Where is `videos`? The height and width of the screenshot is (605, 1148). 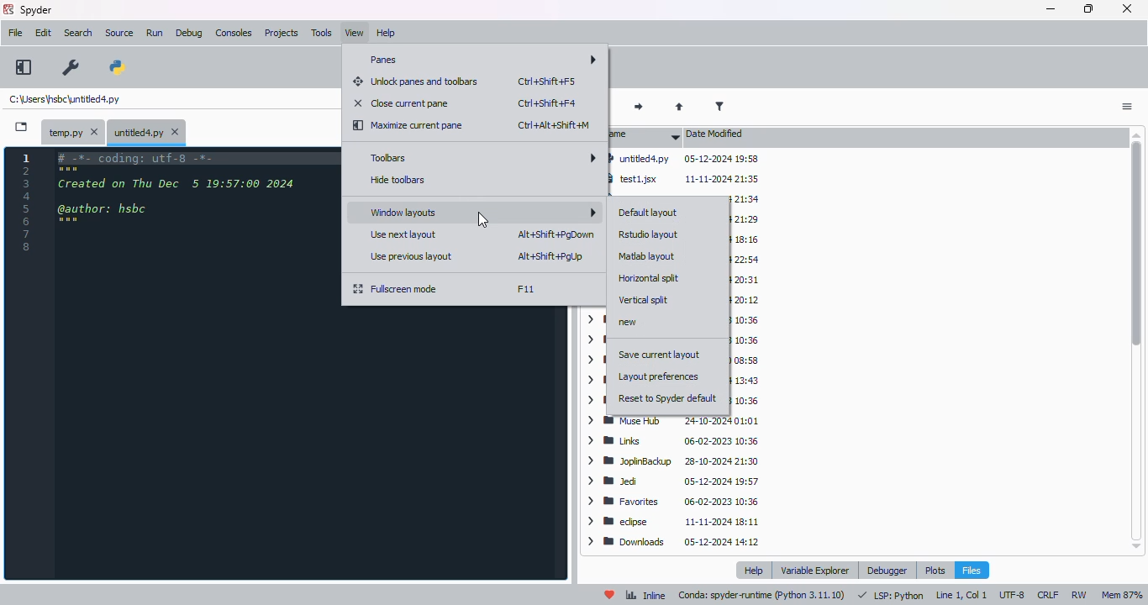
videos is located at coordinates (744, 260).